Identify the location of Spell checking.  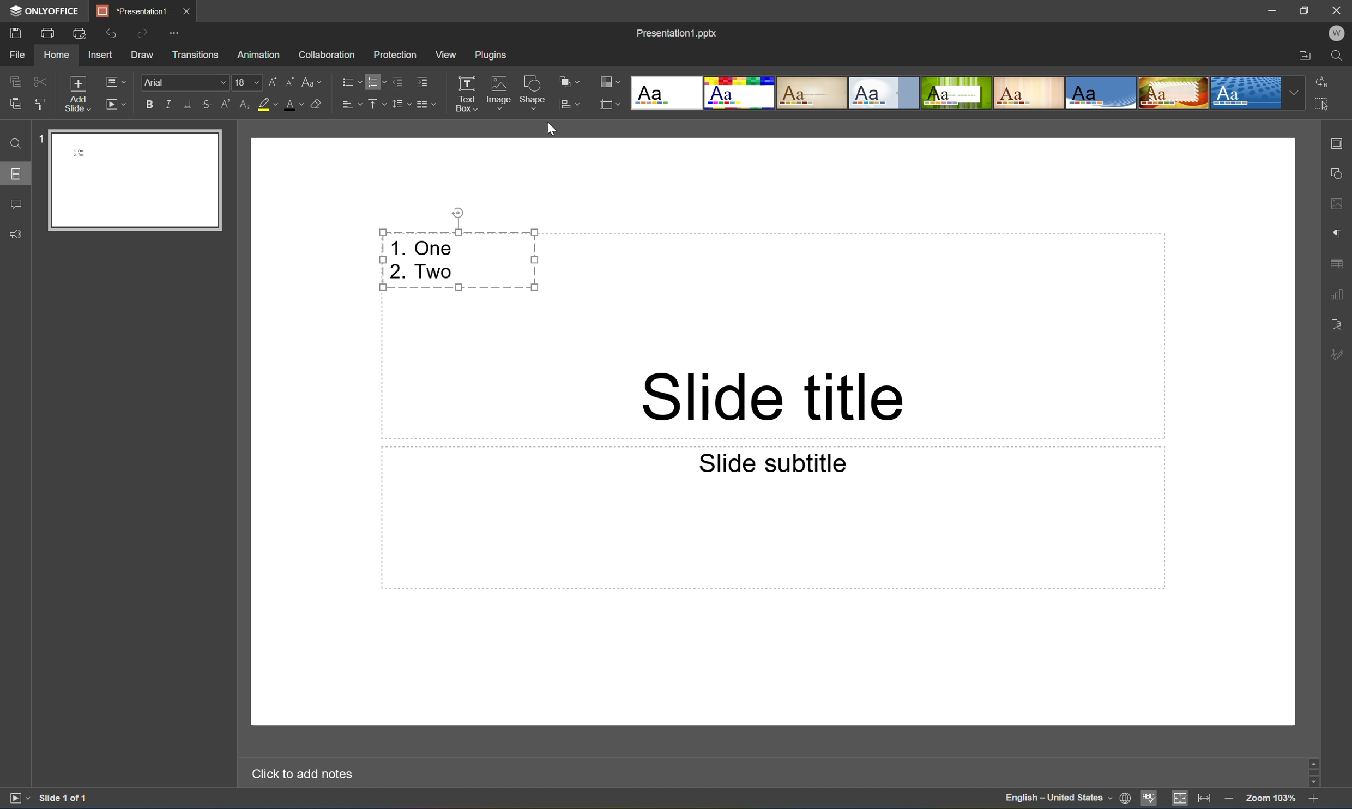
(1149, 799).